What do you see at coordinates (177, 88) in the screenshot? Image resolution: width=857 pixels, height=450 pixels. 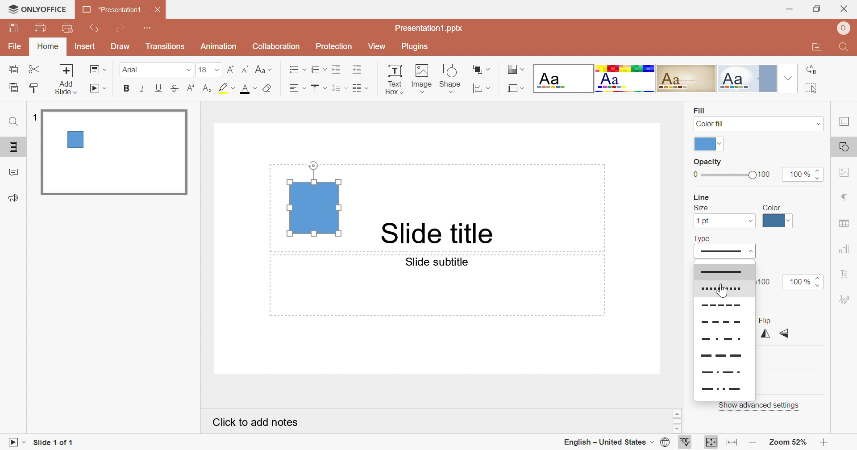 I see `Strikethrough` at bounding box center [177, 88].